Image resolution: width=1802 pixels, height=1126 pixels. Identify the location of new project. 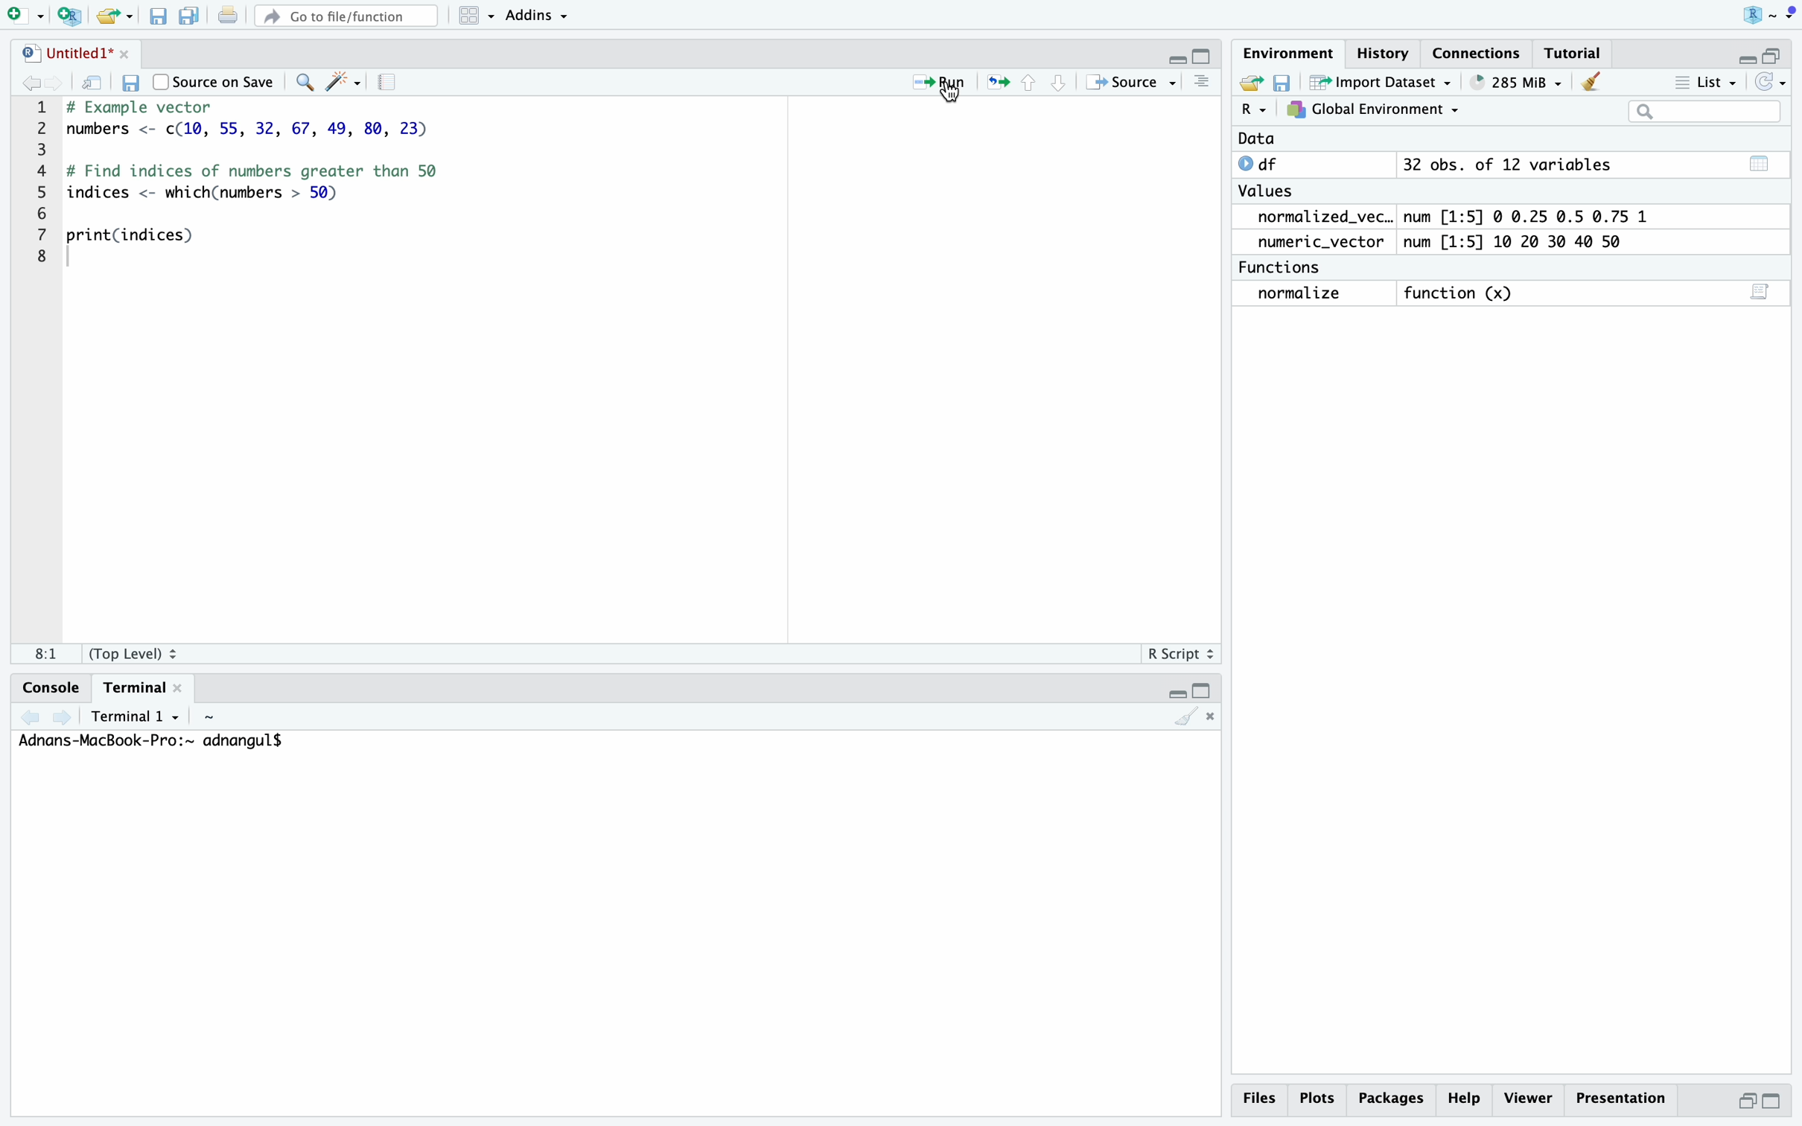
(66, 14).